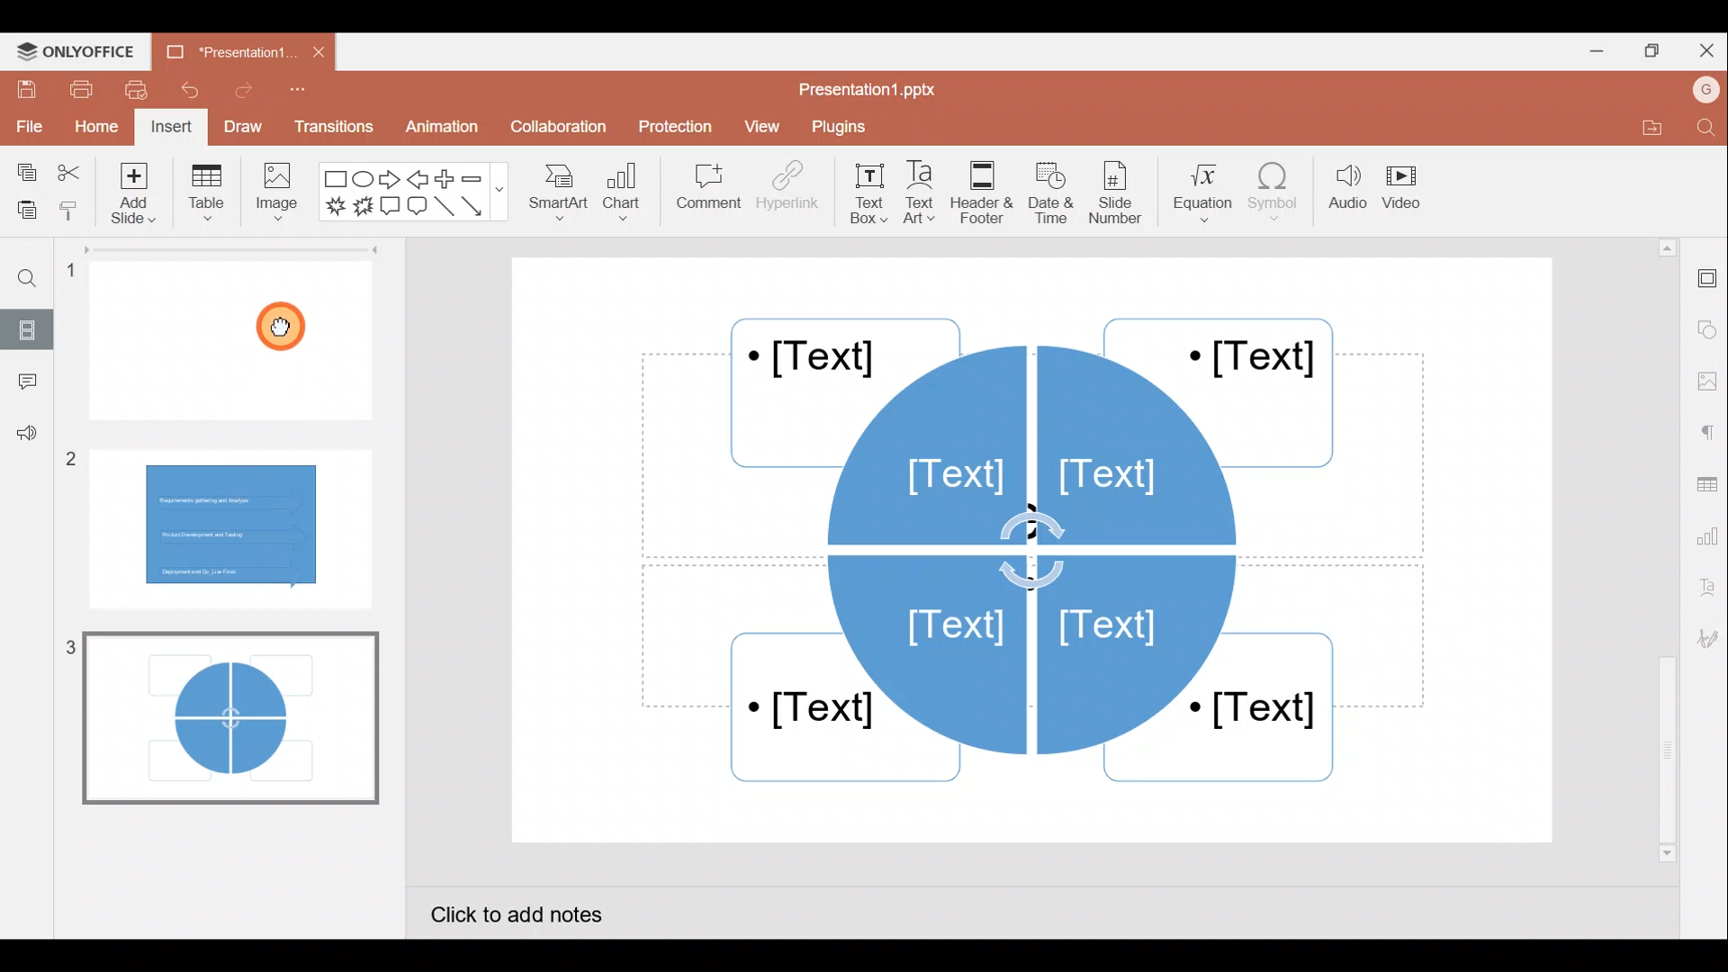 Image resolution: width=1728 pixels, height=972 pixels. What do you see at coordinates (1344, 193) in the screenshot?
I see `Audio` at bounding box center [1344, 193].